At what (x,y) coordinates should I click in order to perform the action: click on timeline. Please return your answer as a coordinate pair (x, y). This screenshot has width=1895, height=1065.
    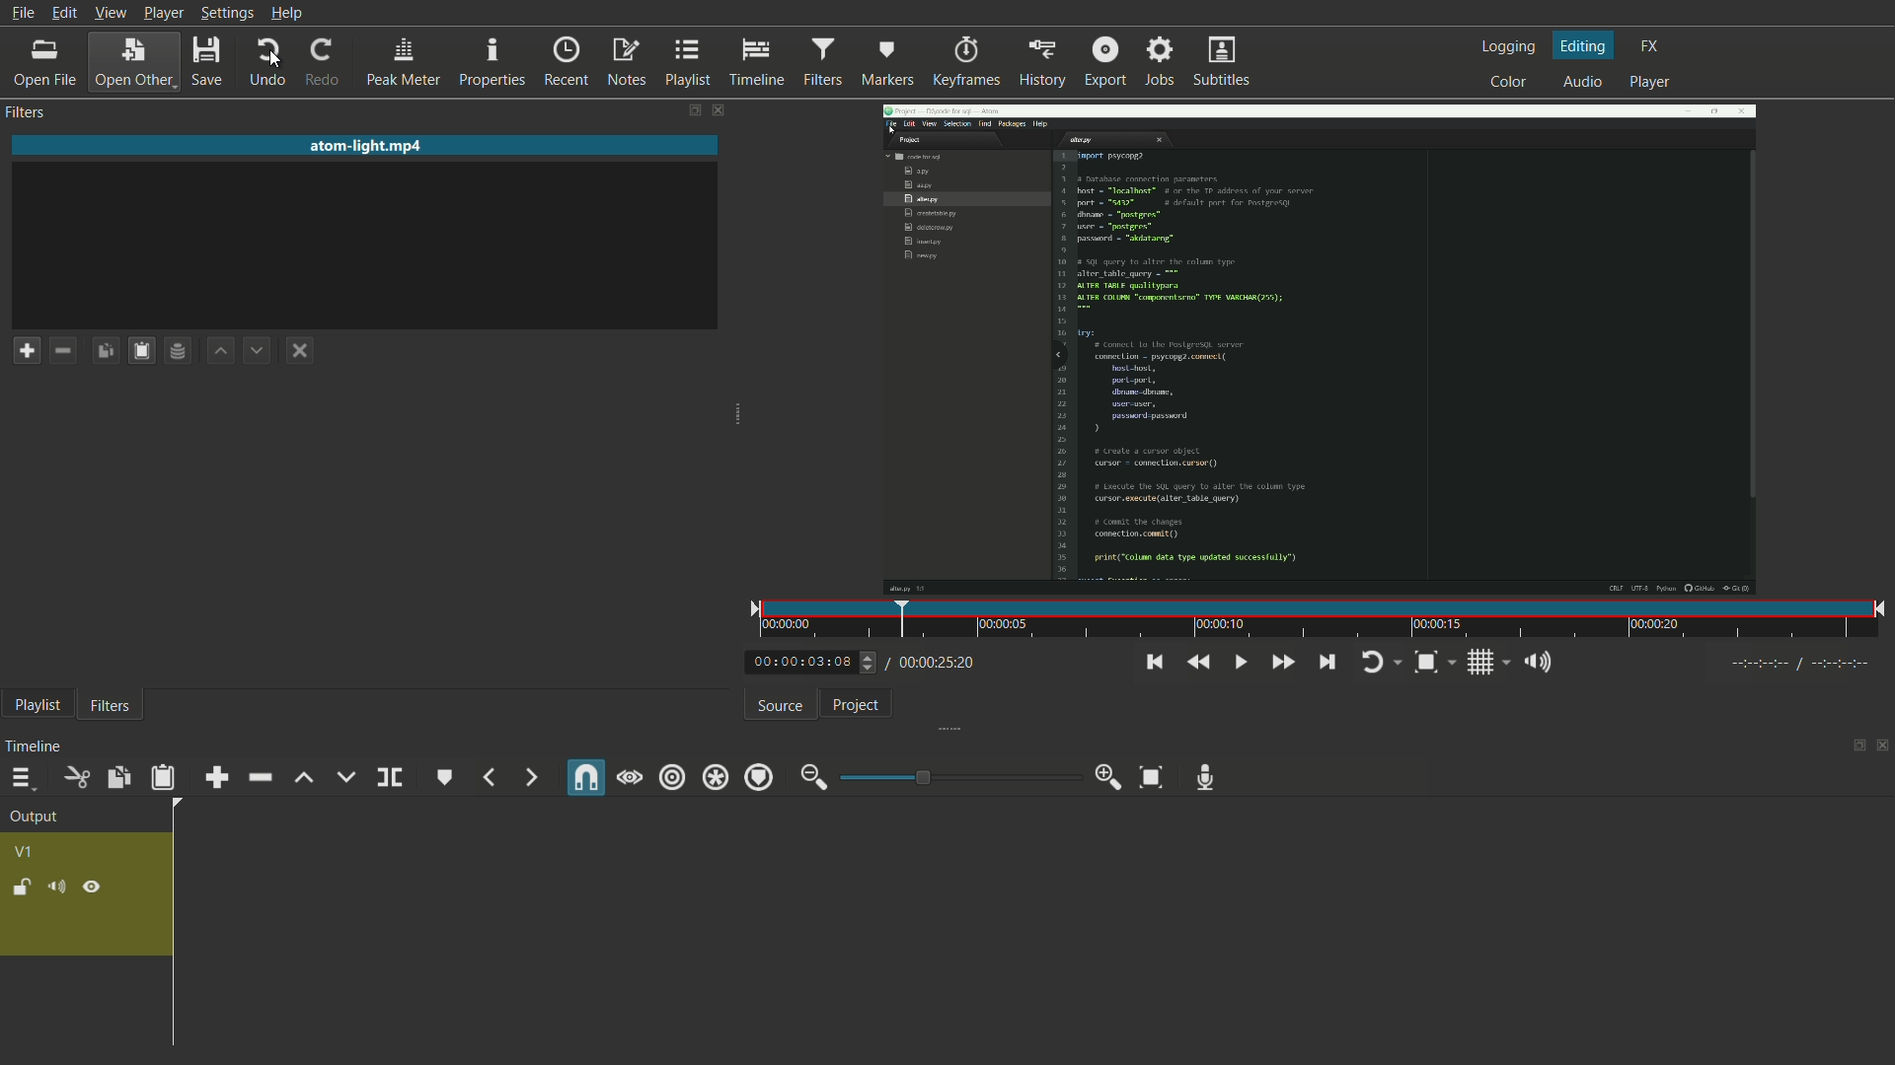
    Looking at the image, I should click on (757, 63).